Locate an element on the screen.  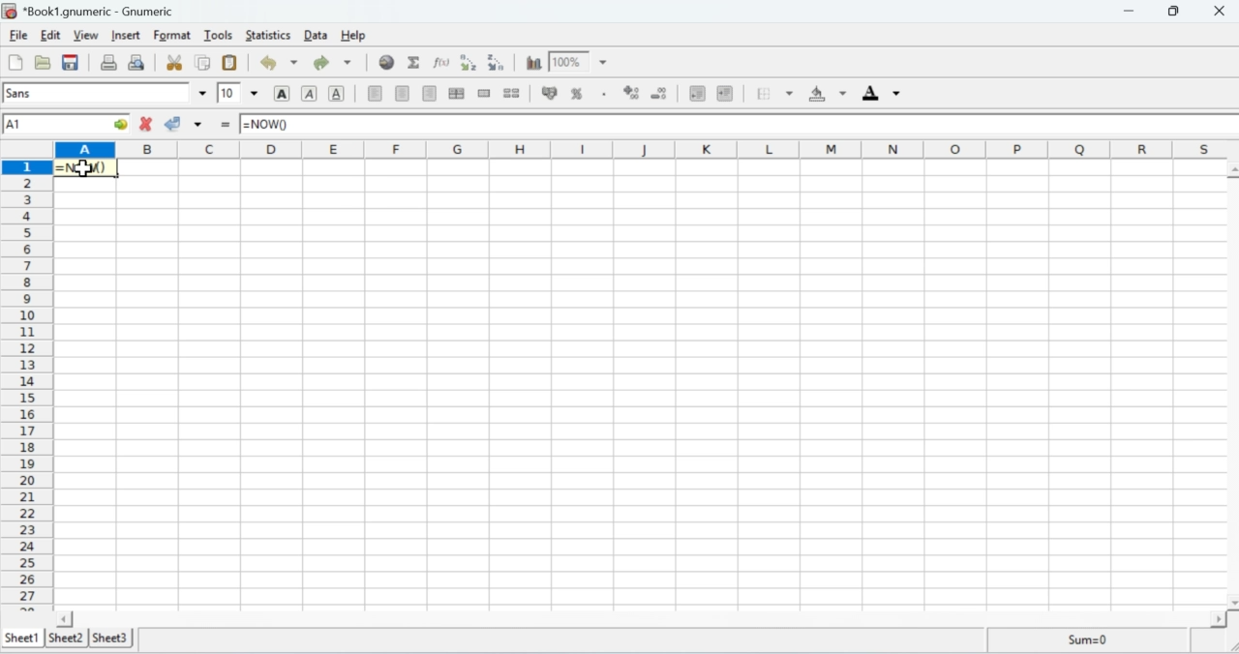
Cells is located at coordinates (666, 384).